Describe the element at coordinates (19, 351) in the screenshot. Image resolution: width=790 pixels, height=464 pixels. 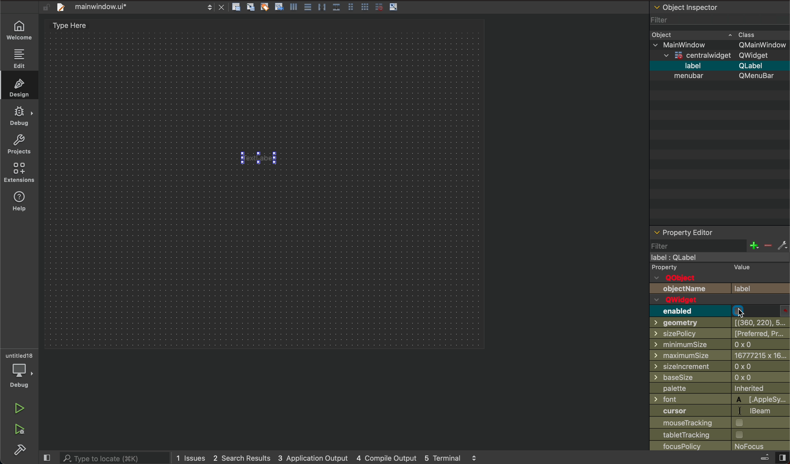
I see `untitled` at that location.